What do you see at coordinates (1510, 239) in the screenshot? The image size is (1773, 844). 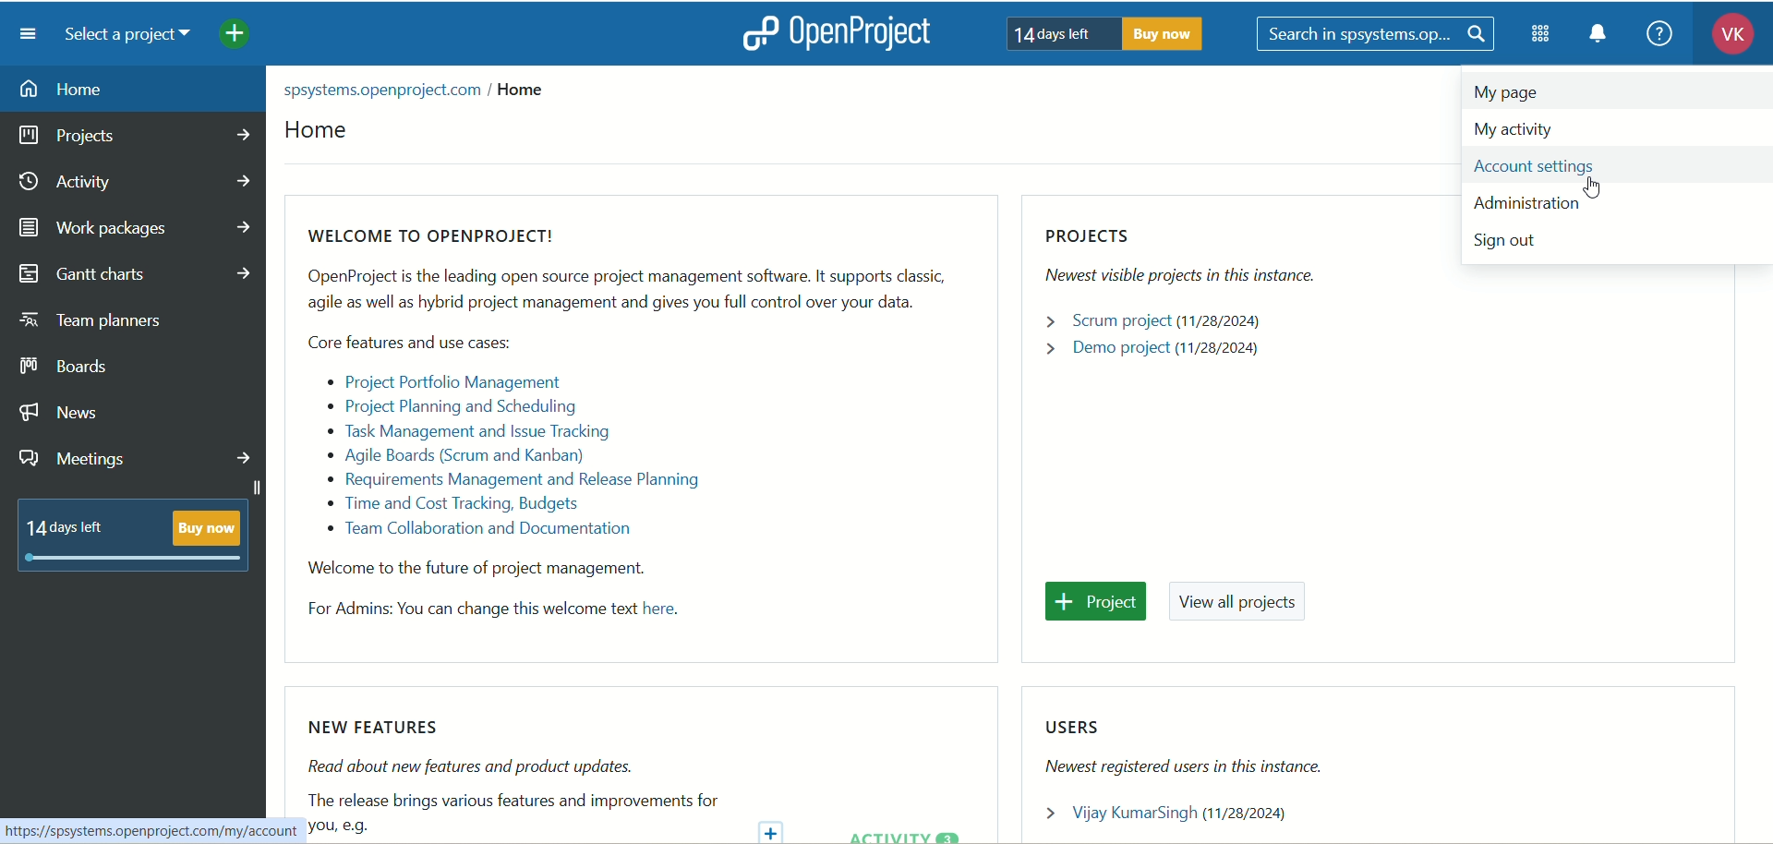 I see `sign out` at bounding box center [1510, 239].